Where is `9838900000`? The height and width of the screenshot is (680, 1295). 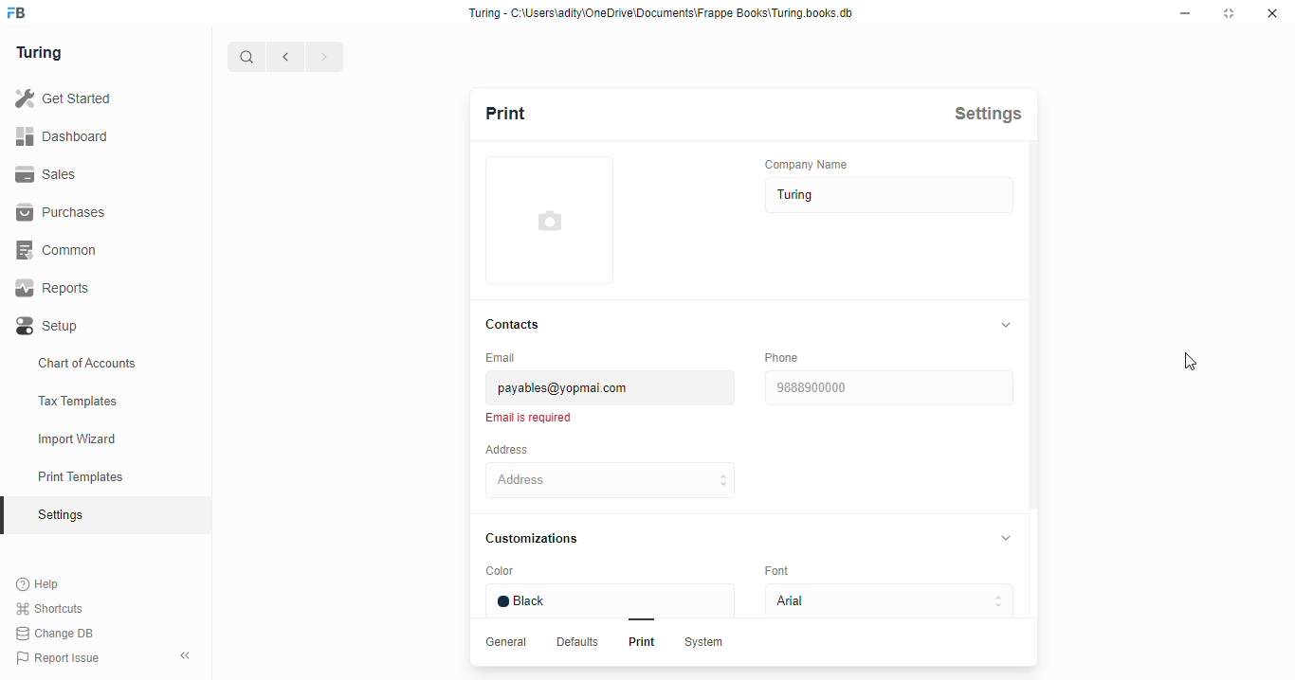 9838900000 is located at coordinates (890, 387).